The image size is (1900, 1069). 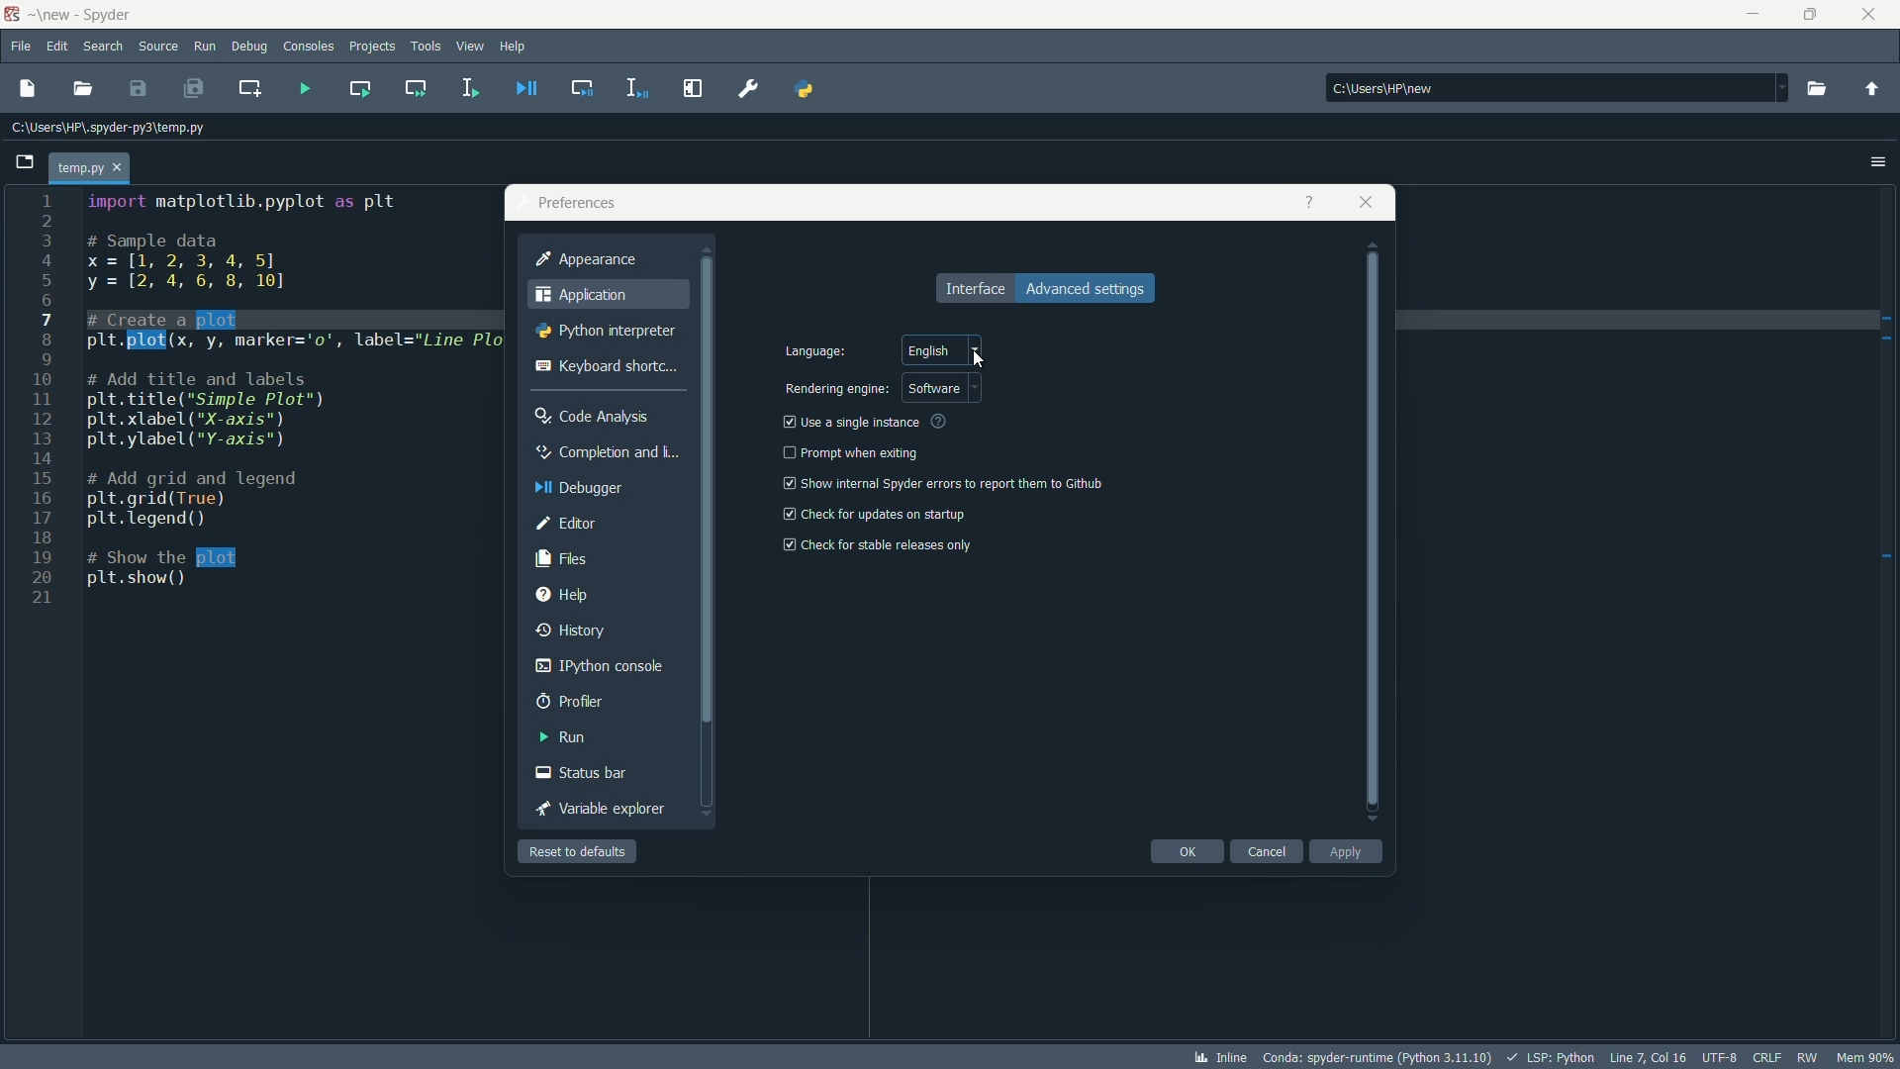 What do you see at coordinates (972, 288) in the screenshot?
I see `interface` at bounding box center [972, 288].